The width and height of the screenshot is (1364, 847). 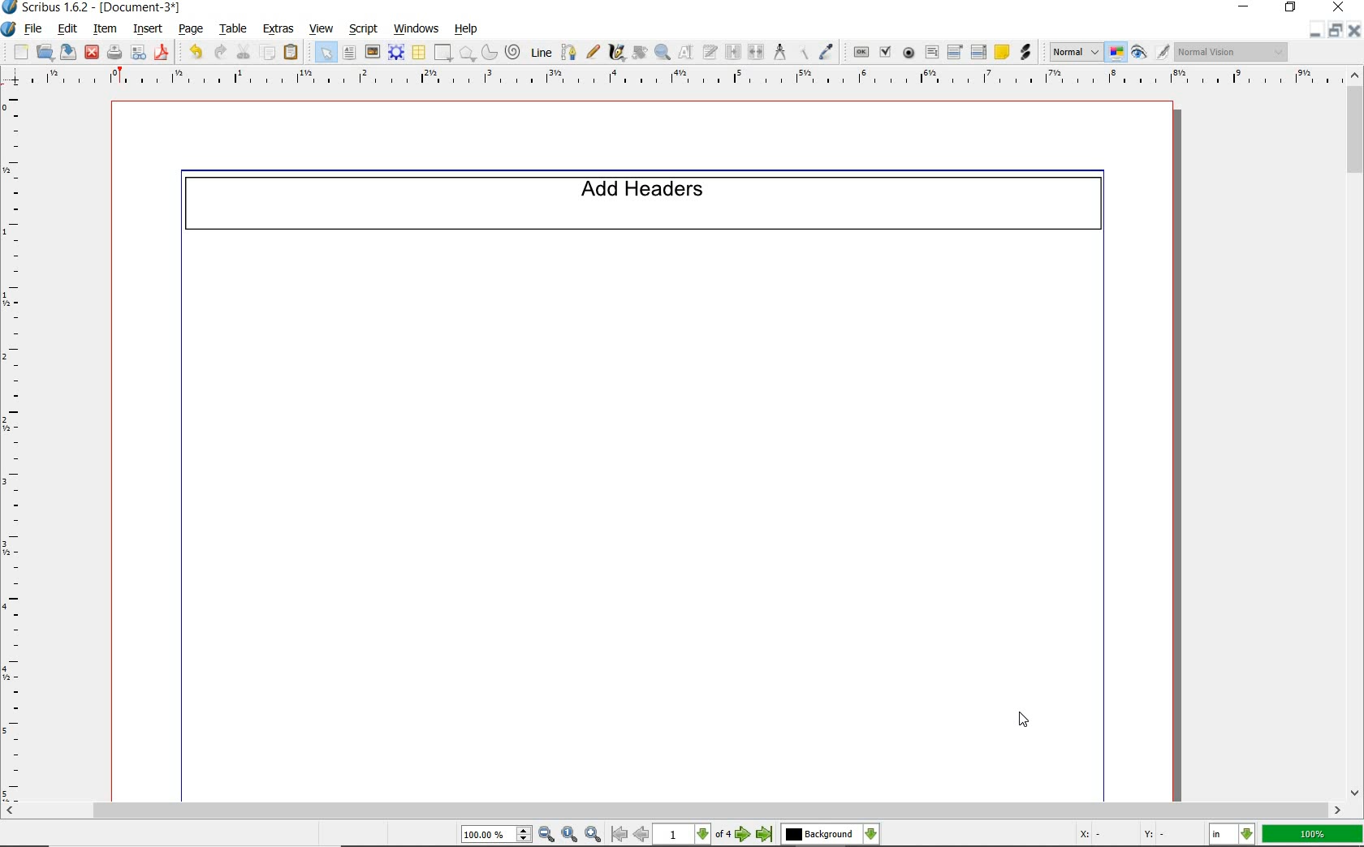 What do you see at coordinates (861, 51) in the screenshot?
I see `pdf push button` at bounding box center [861, 51].